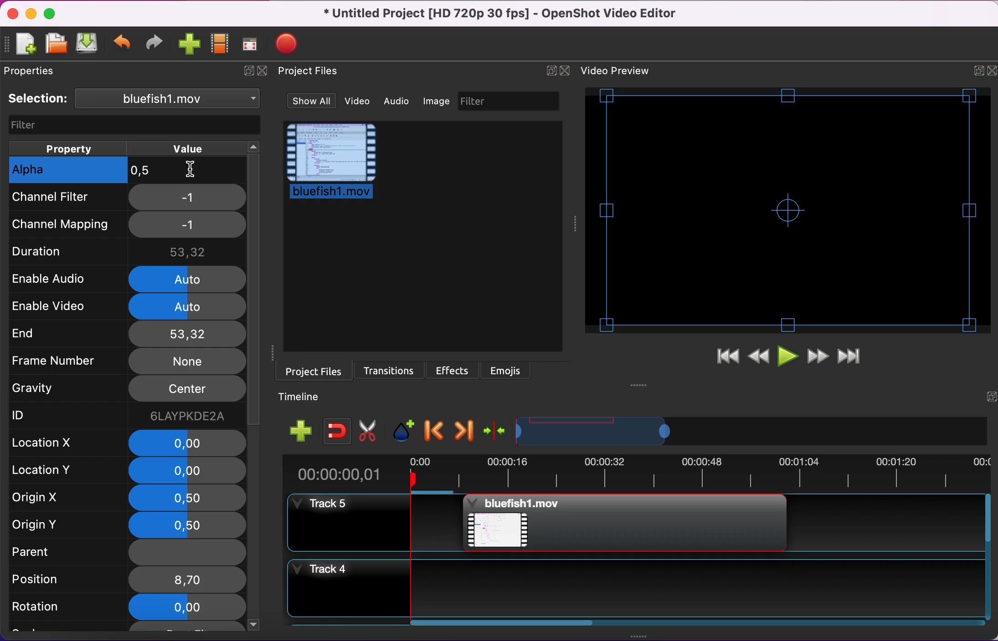 The image size is (998, 641). What do you see at coordinates (248, 71) in the screenshot?
I see `expand/hide` at bounding box center [248, 71].